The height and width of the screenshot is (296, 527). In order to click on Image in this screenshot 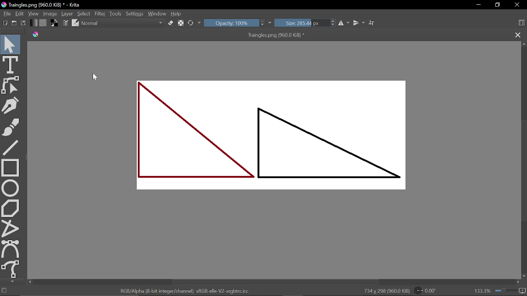, I will do `click(50, 14)`.